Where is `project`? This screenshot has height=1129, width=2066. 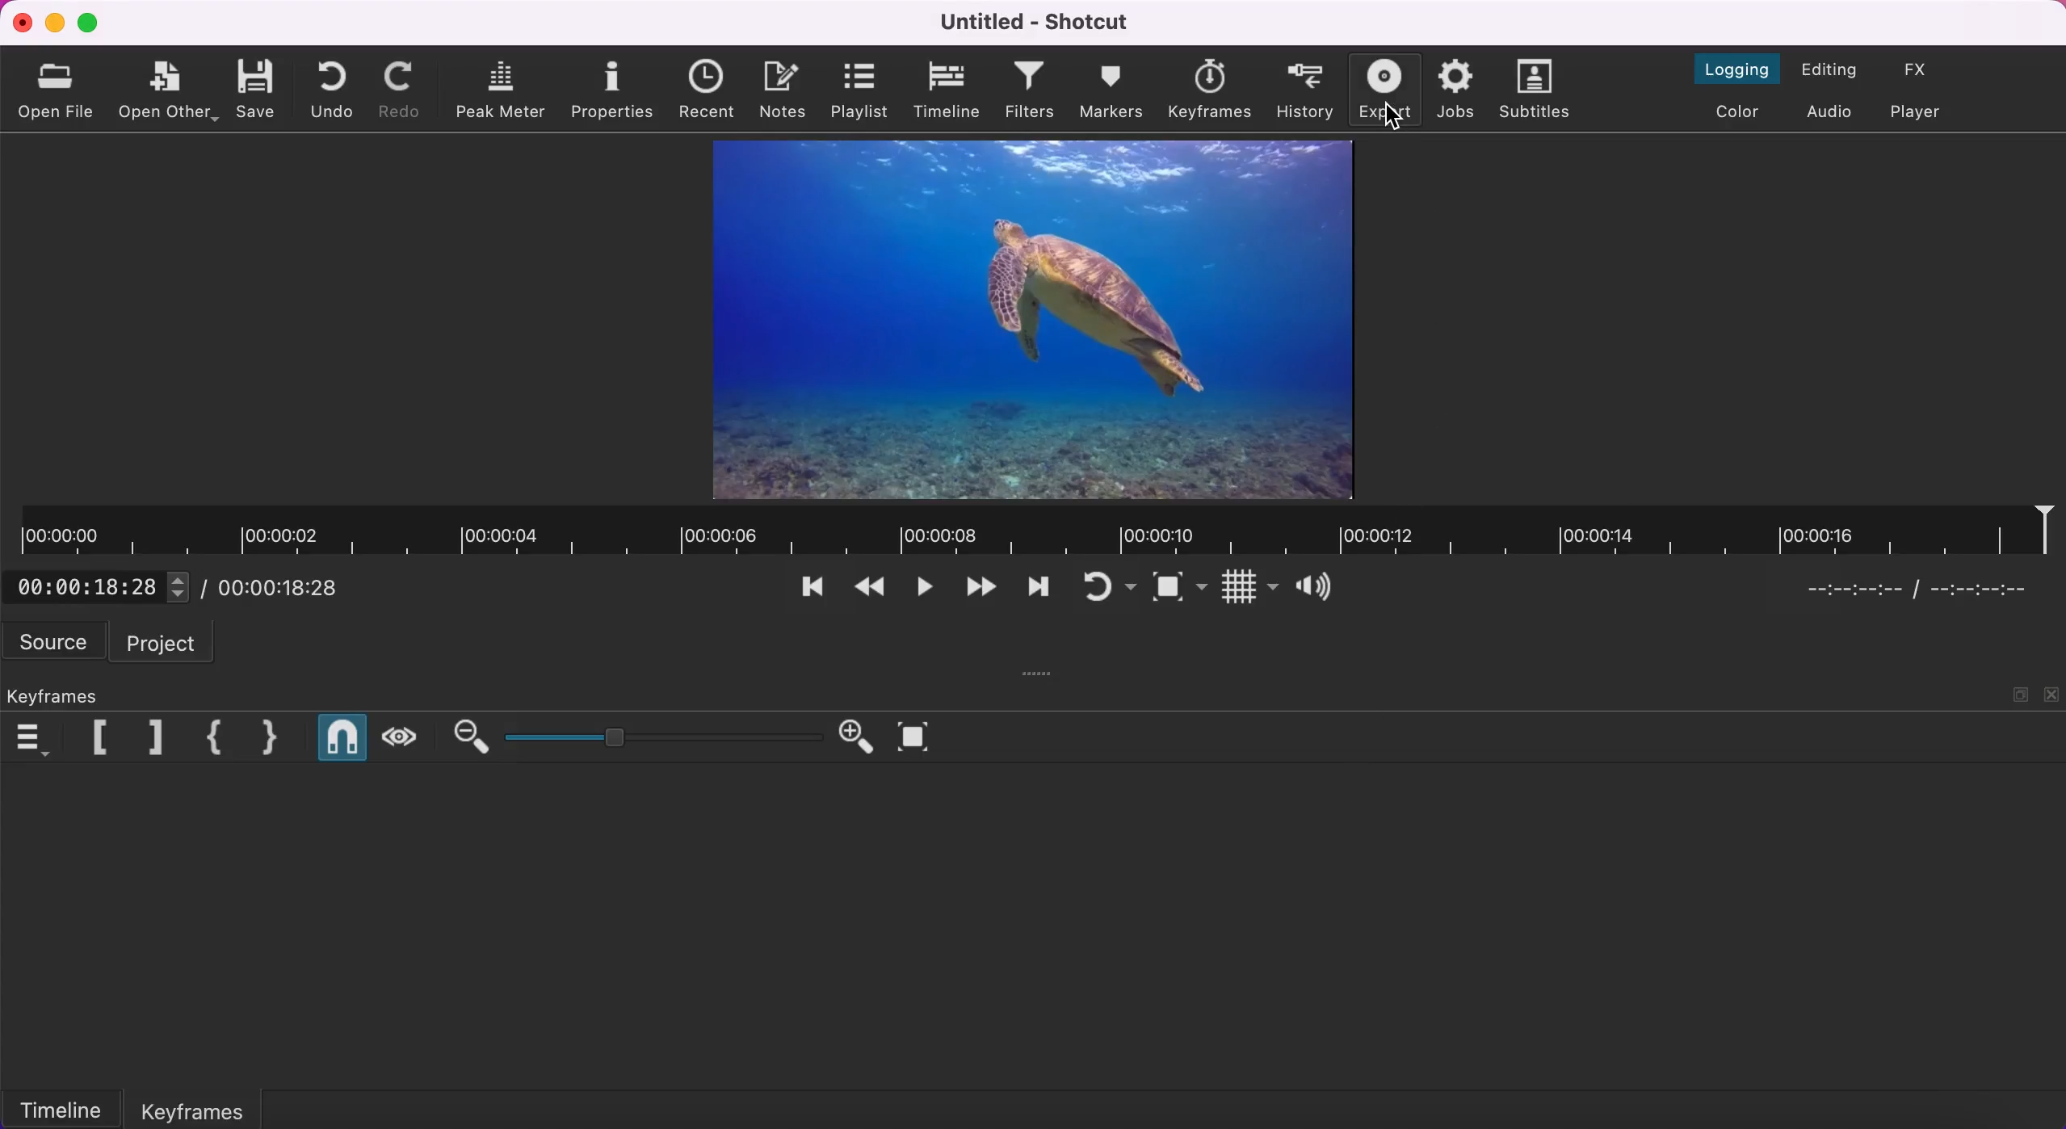
project is located at coordinates (169, 643).